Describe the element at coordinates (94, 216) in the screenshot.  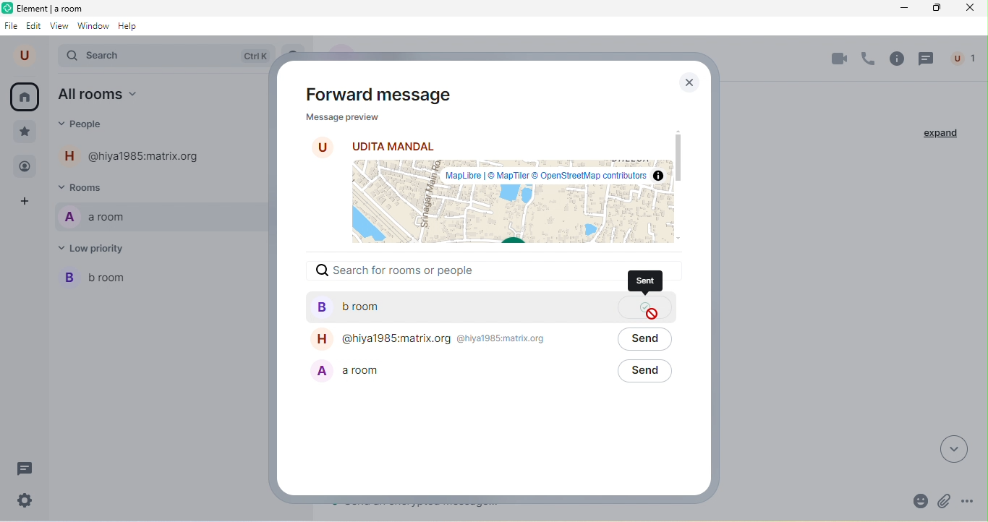
I see `a room` at that location.